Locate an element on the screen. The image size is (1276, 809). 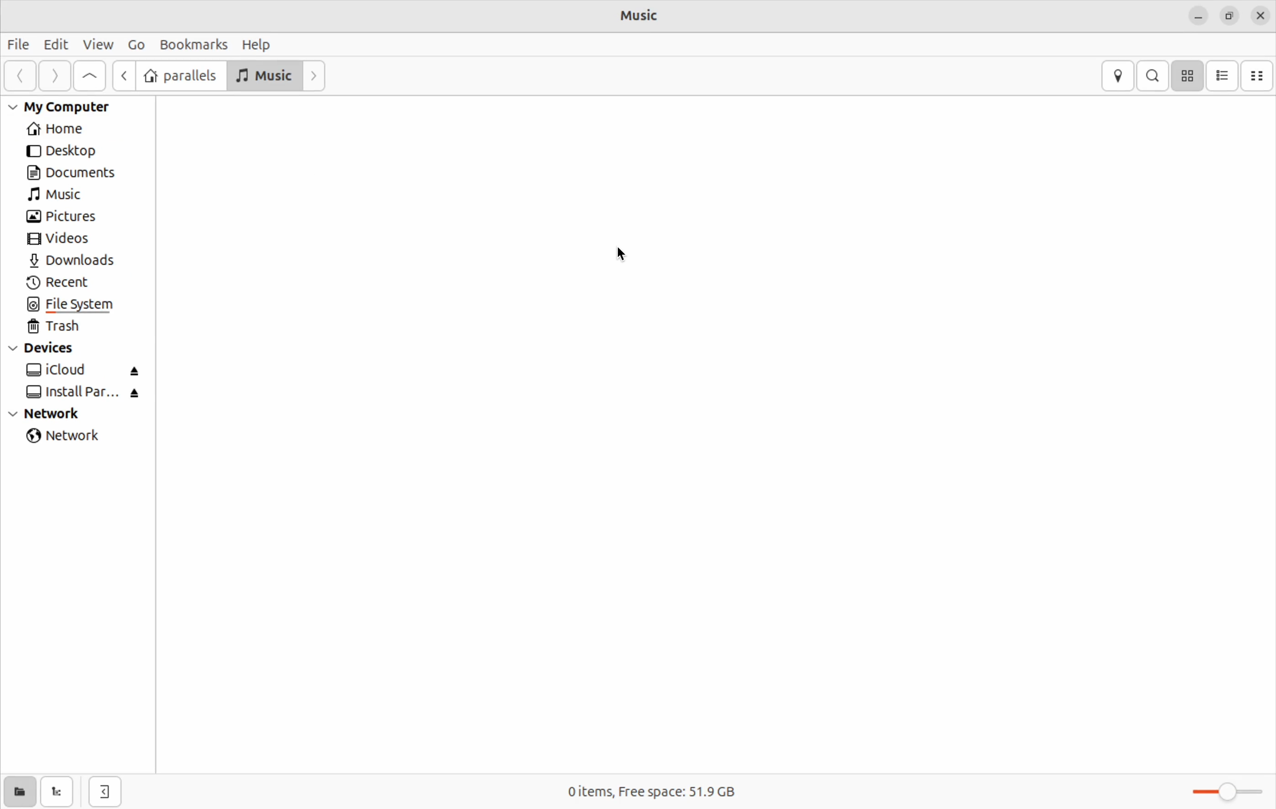
file system is located at coordinates (75, 305).